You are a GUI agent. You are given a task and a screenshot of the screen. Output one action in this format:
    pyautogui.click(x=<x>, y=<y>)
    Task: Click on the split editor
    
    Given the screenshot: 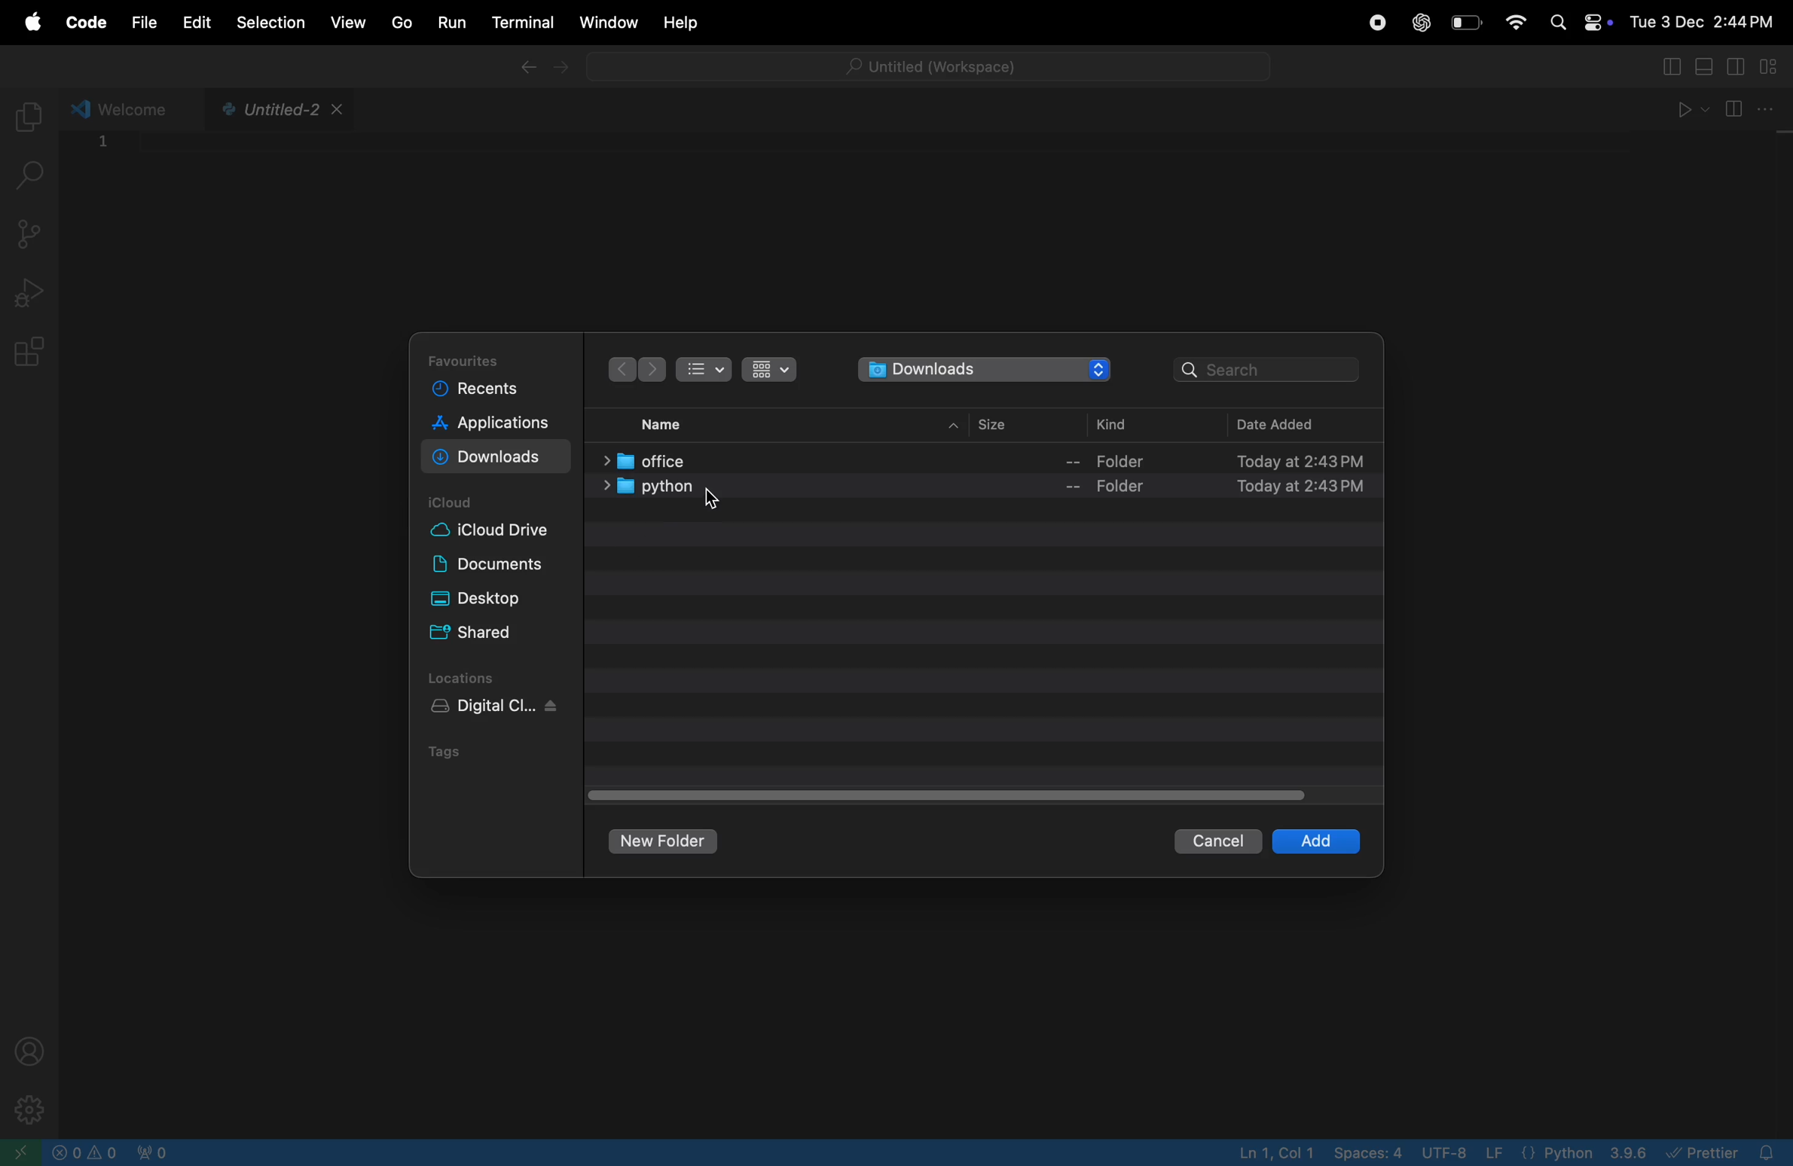 What is the action you would take?
    pyautogui.click(x=1749, y=107)
    